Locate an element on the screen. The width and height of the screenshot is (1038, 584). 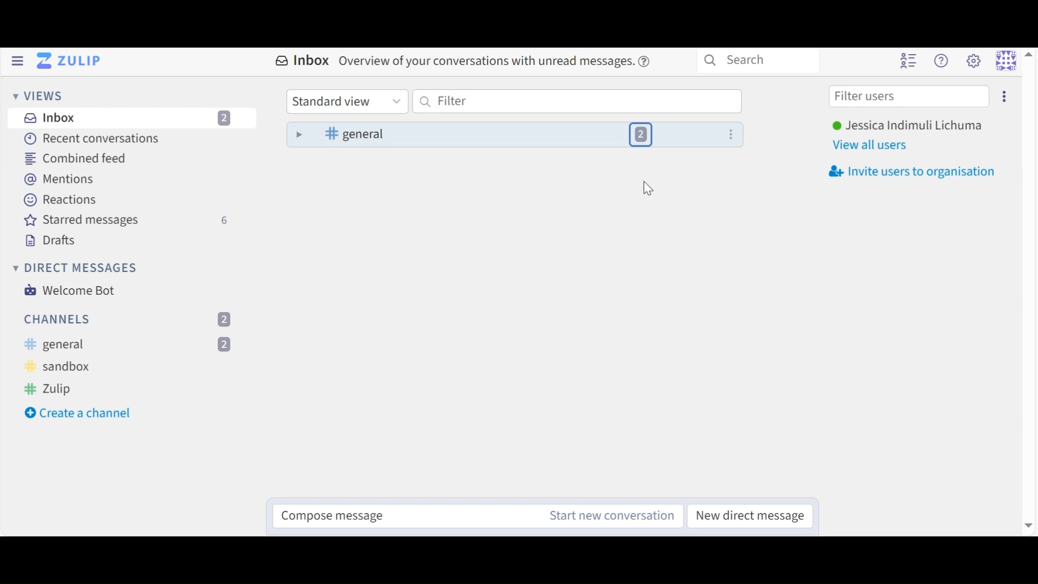
Search is located at coordinates (758, 62).